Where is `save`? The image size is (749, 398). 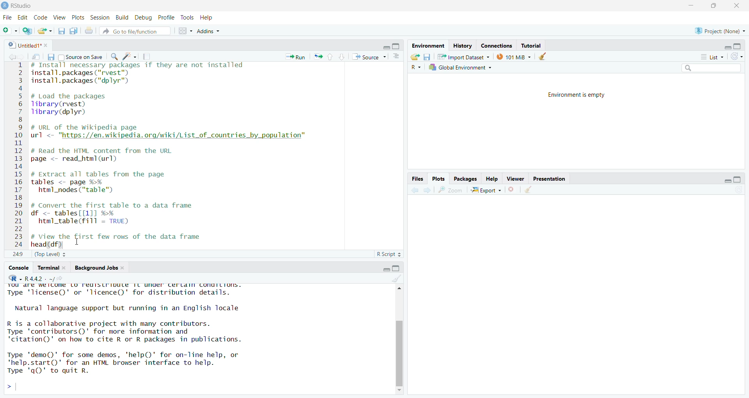 save is located at coordinates (50, 57).